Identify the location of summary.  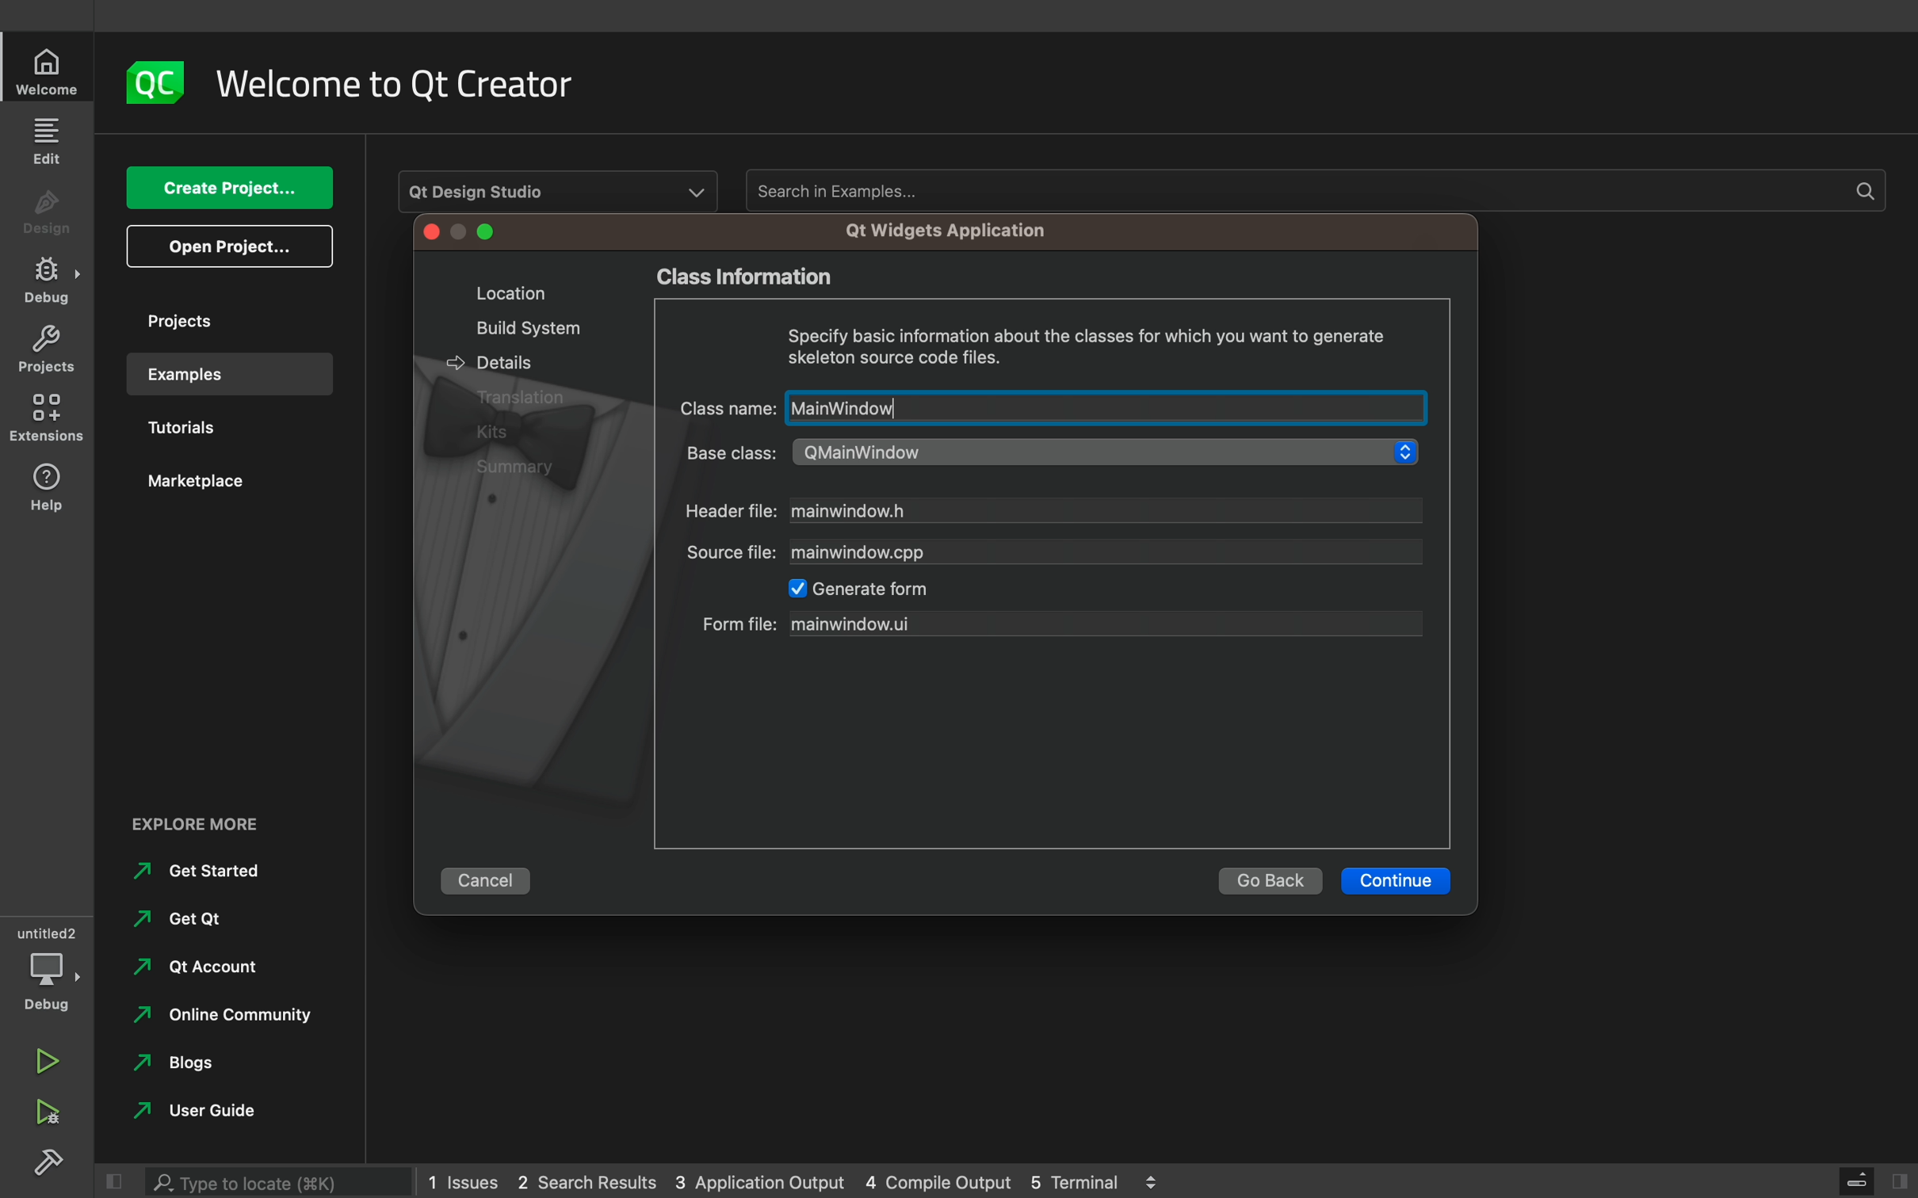
(525, 468).